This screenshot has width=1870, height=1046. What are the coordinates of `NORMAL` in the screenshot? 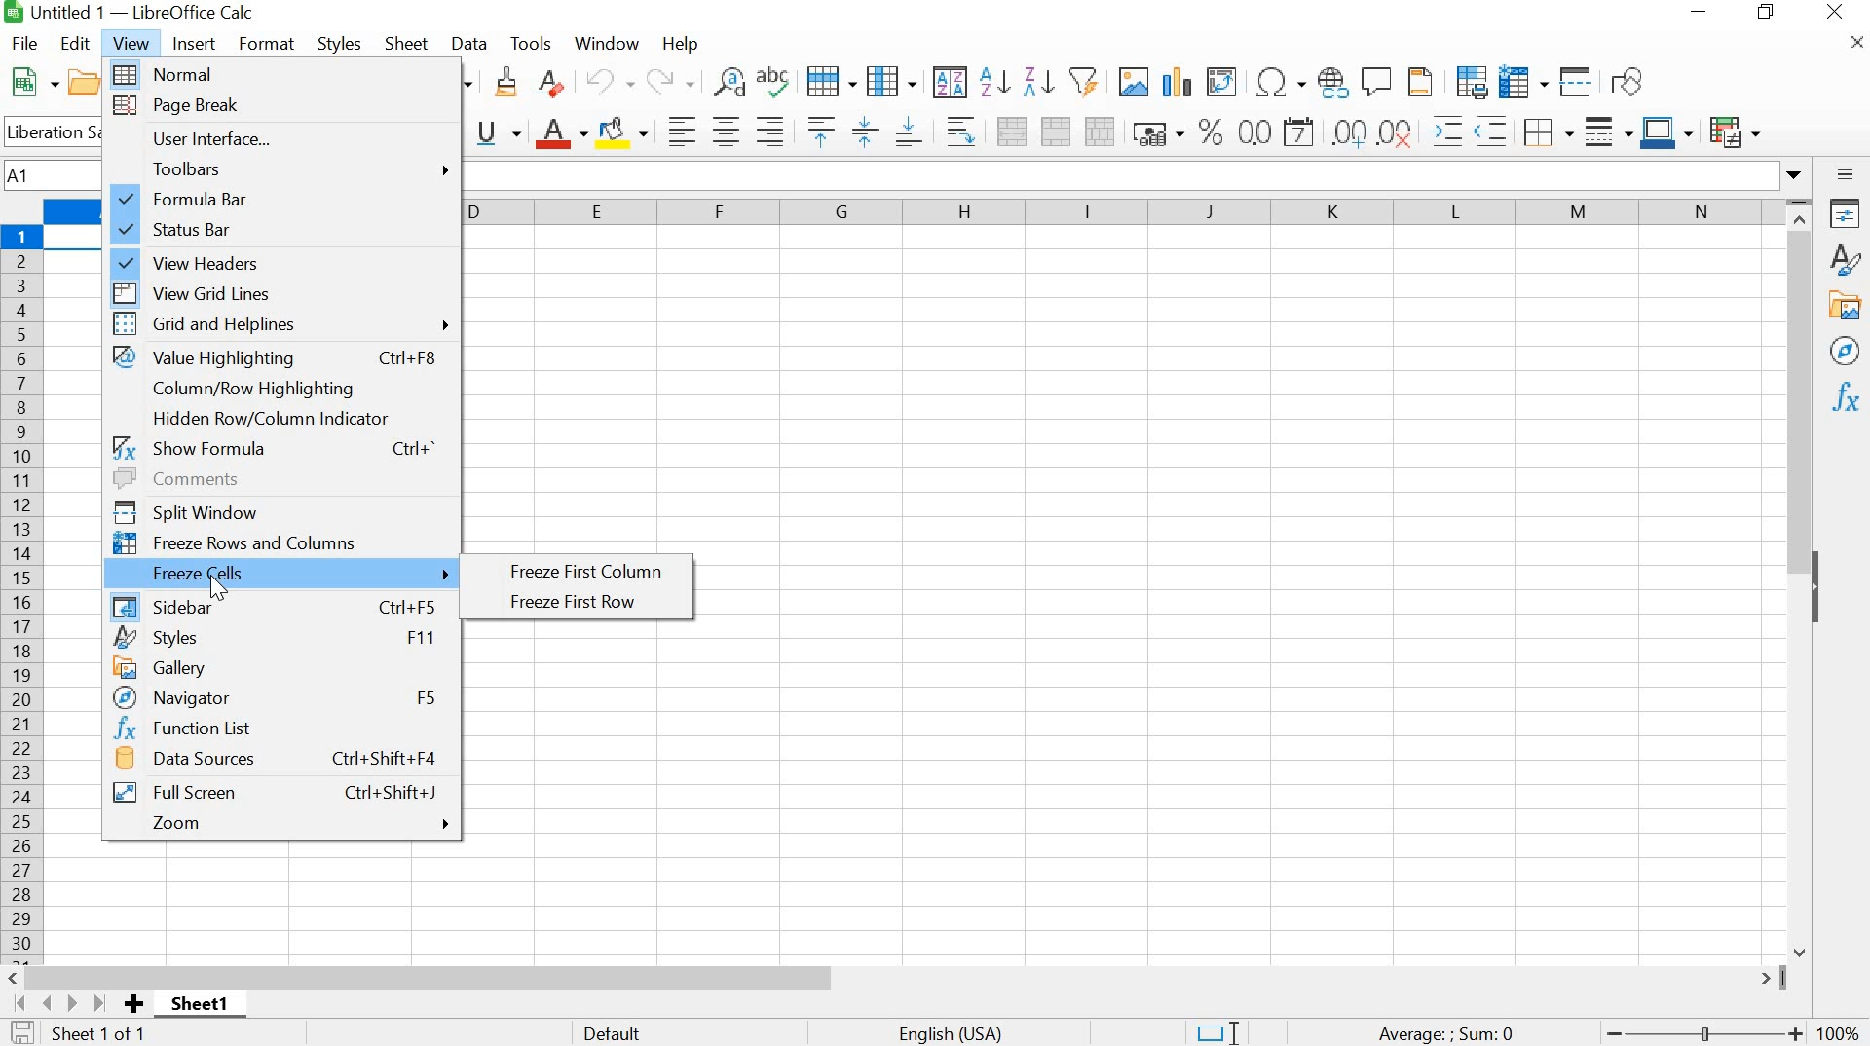 It's located at (285, 74).